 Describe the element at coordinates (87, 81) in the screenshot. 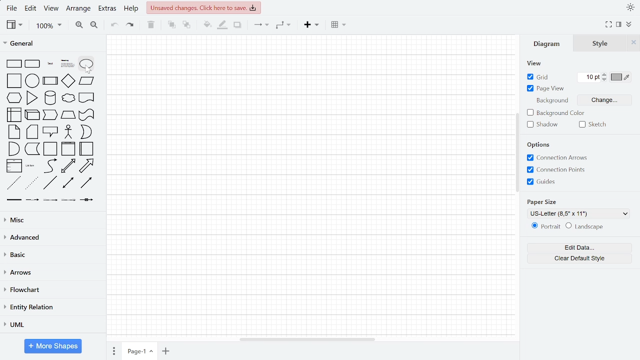

I see `parallelogram` at that location.